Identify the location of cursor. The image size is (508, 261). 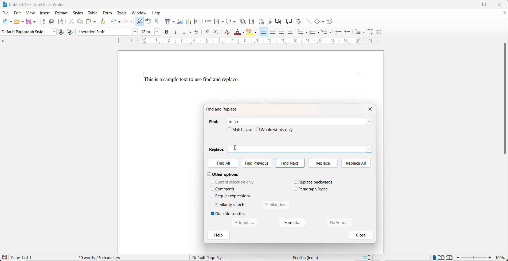
(235, 148).